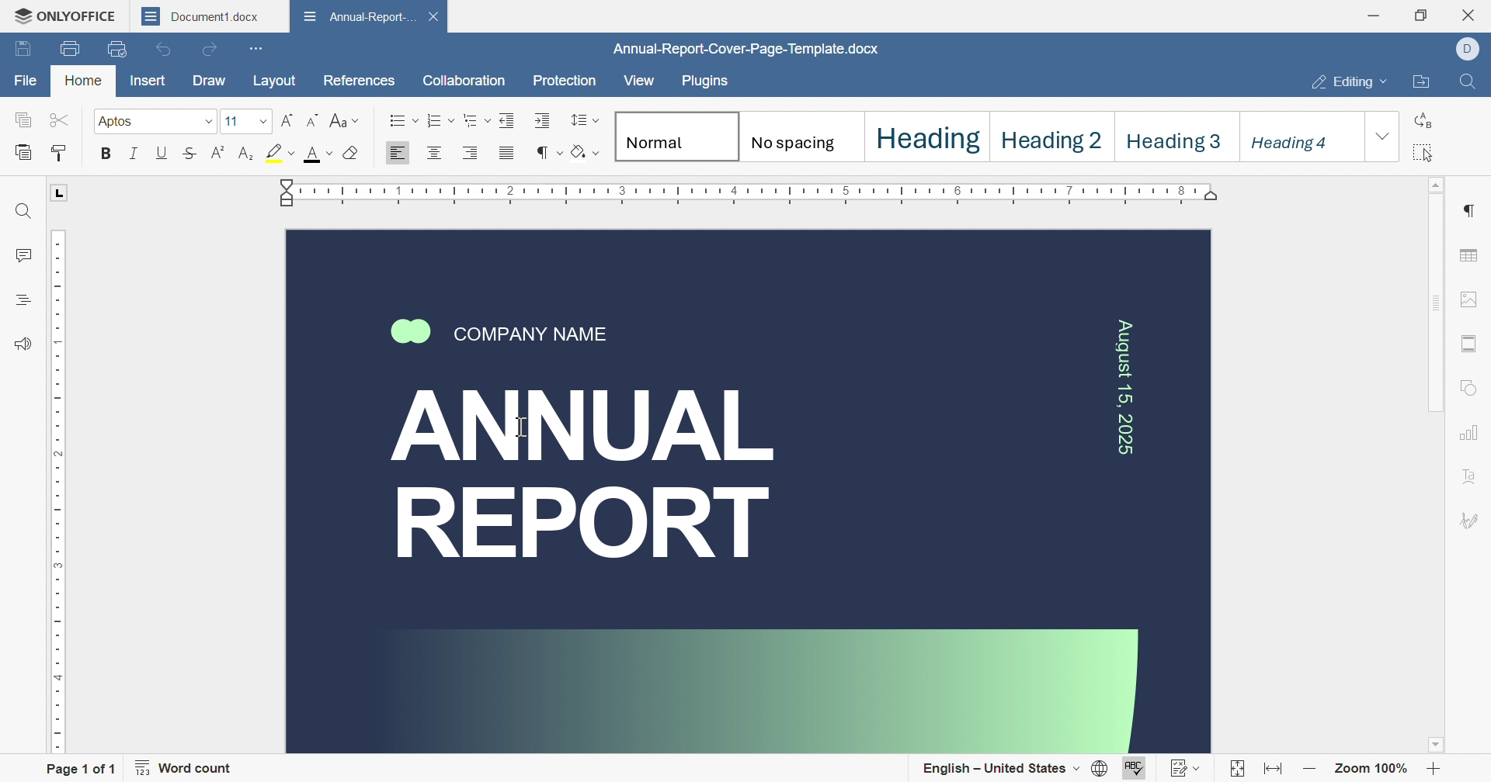  Describe the element at coordinates (157, 120) in the screenshot. I see `font` at that location.